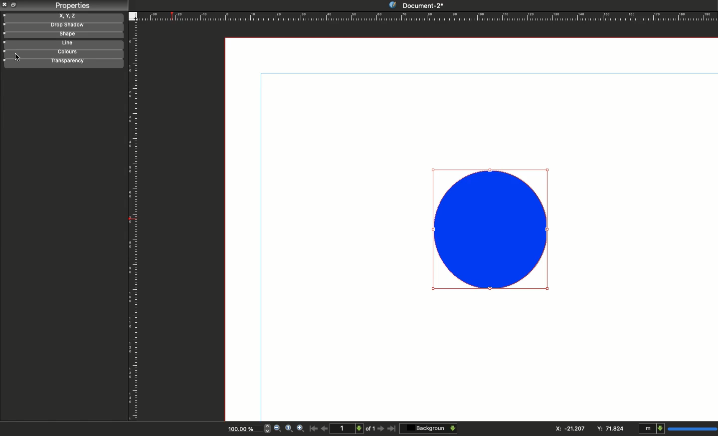 The width and height of the screenshot is (718, 436). What do you see at coordinates (62, 26) in the screenshot?
I see `Drop shadow` at bounding box center [62, 26].